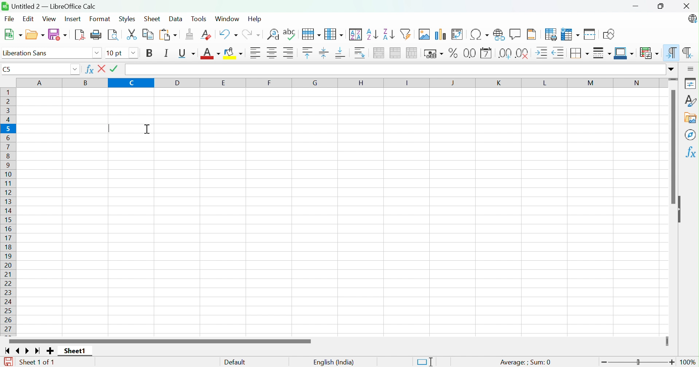 The height and width of the screenshot is (367, 699). What do you see at coordinates (158, 341) in the screenshot?
I see `Scroll bar` at bounding box center [158, 341].